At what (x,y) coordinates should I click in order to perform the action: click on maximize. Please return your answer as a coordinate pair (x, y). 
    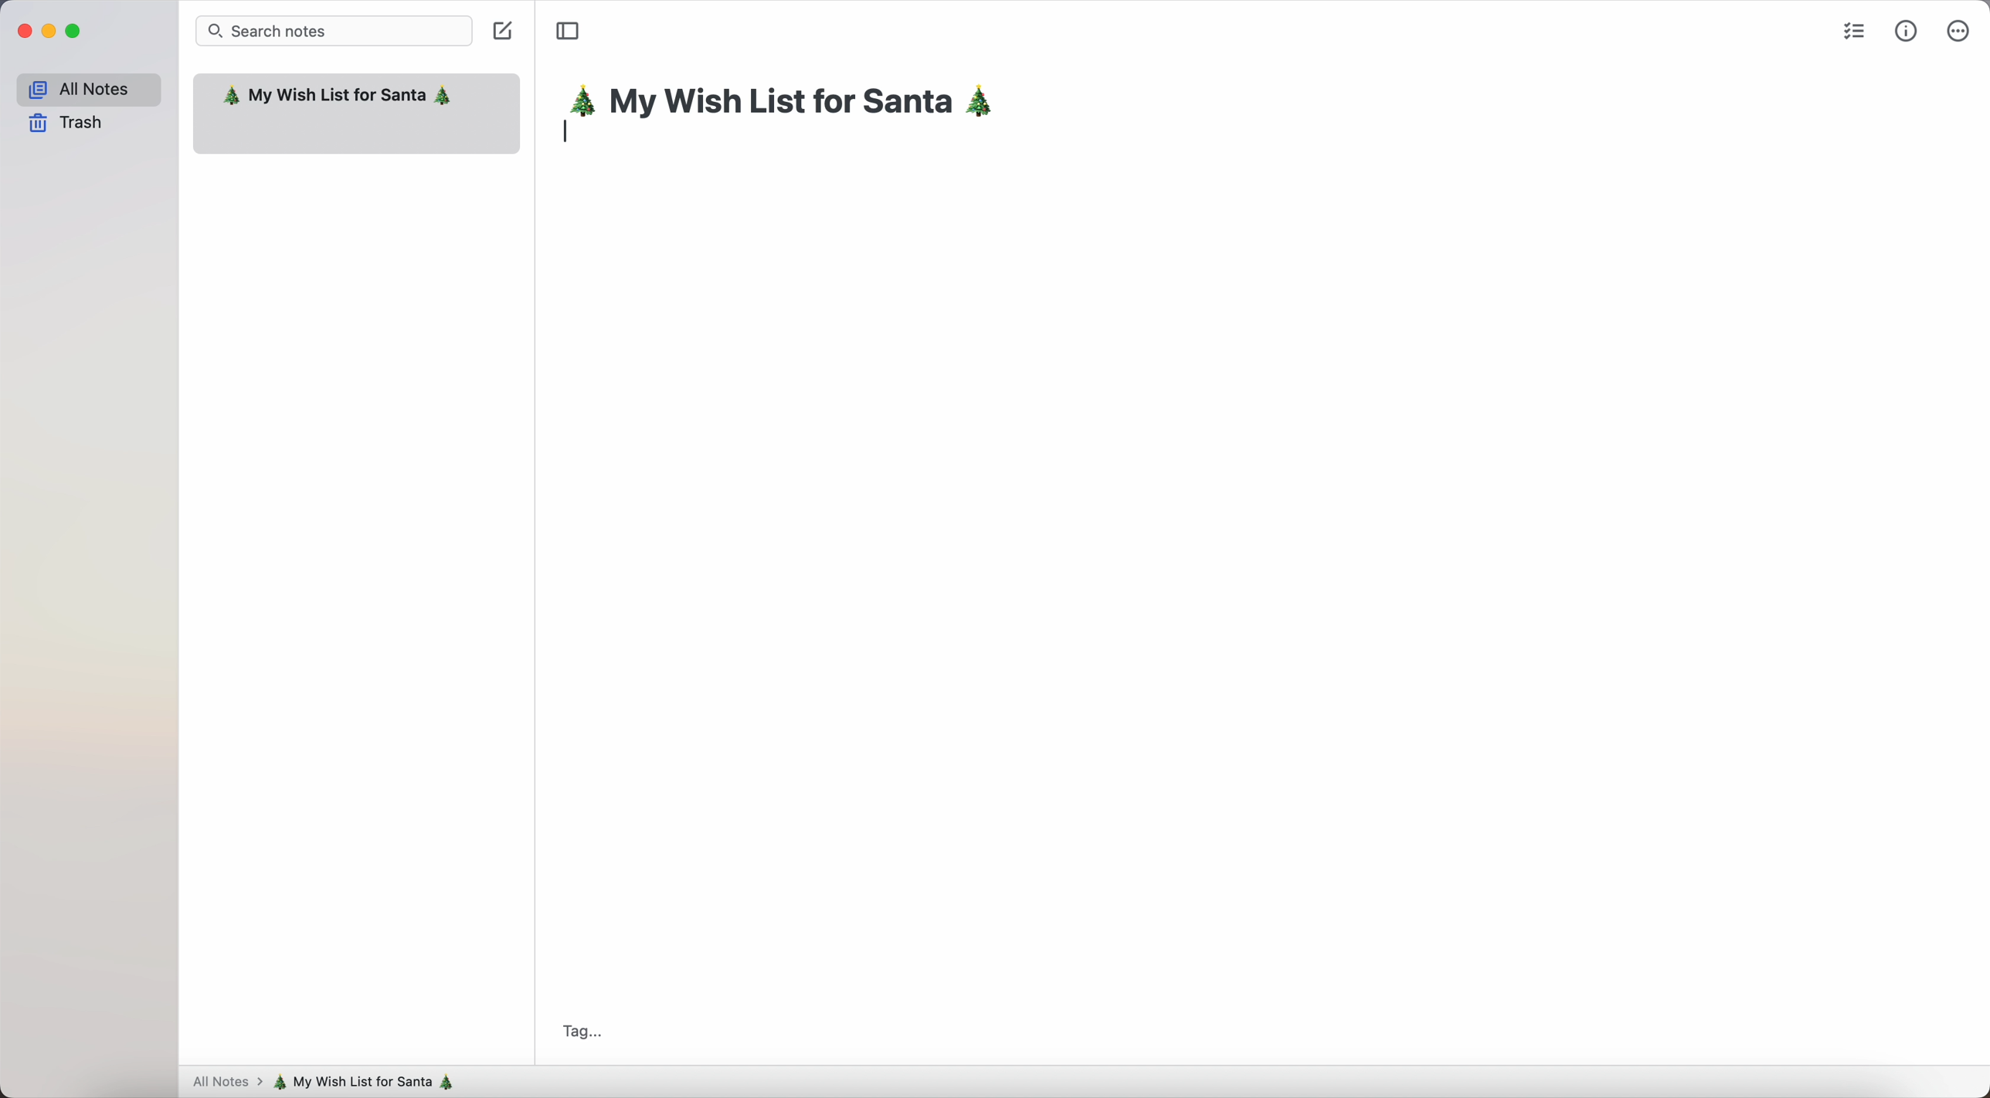
    Looking at the image, I should click on (76, 32).